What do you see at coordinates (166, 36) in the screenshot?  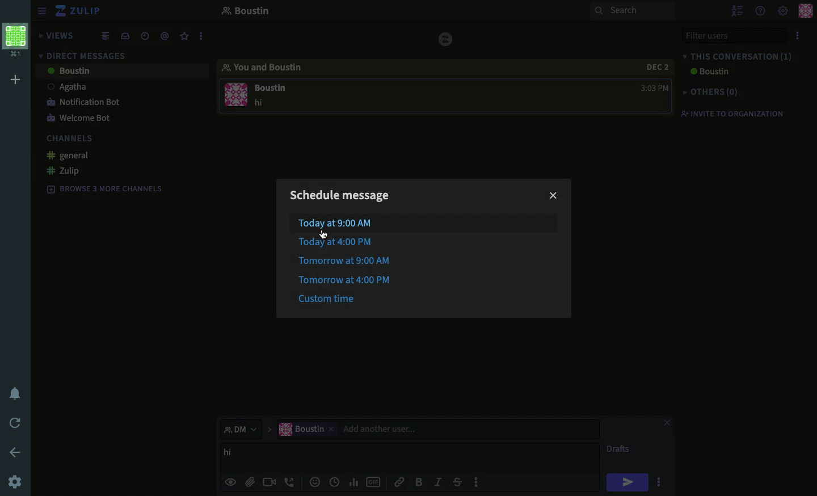 I see `mention` at bounding box center [166, 36].